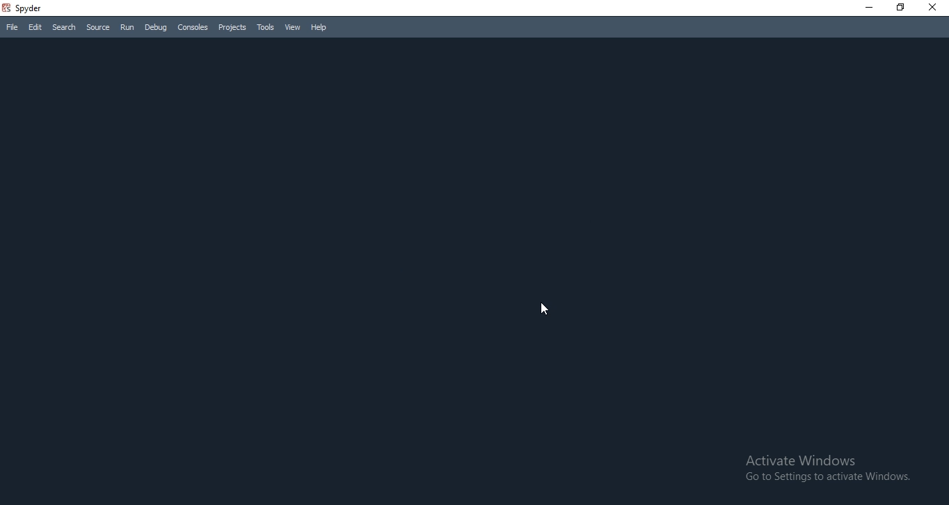  I want to click on Search, so click(65, 26).